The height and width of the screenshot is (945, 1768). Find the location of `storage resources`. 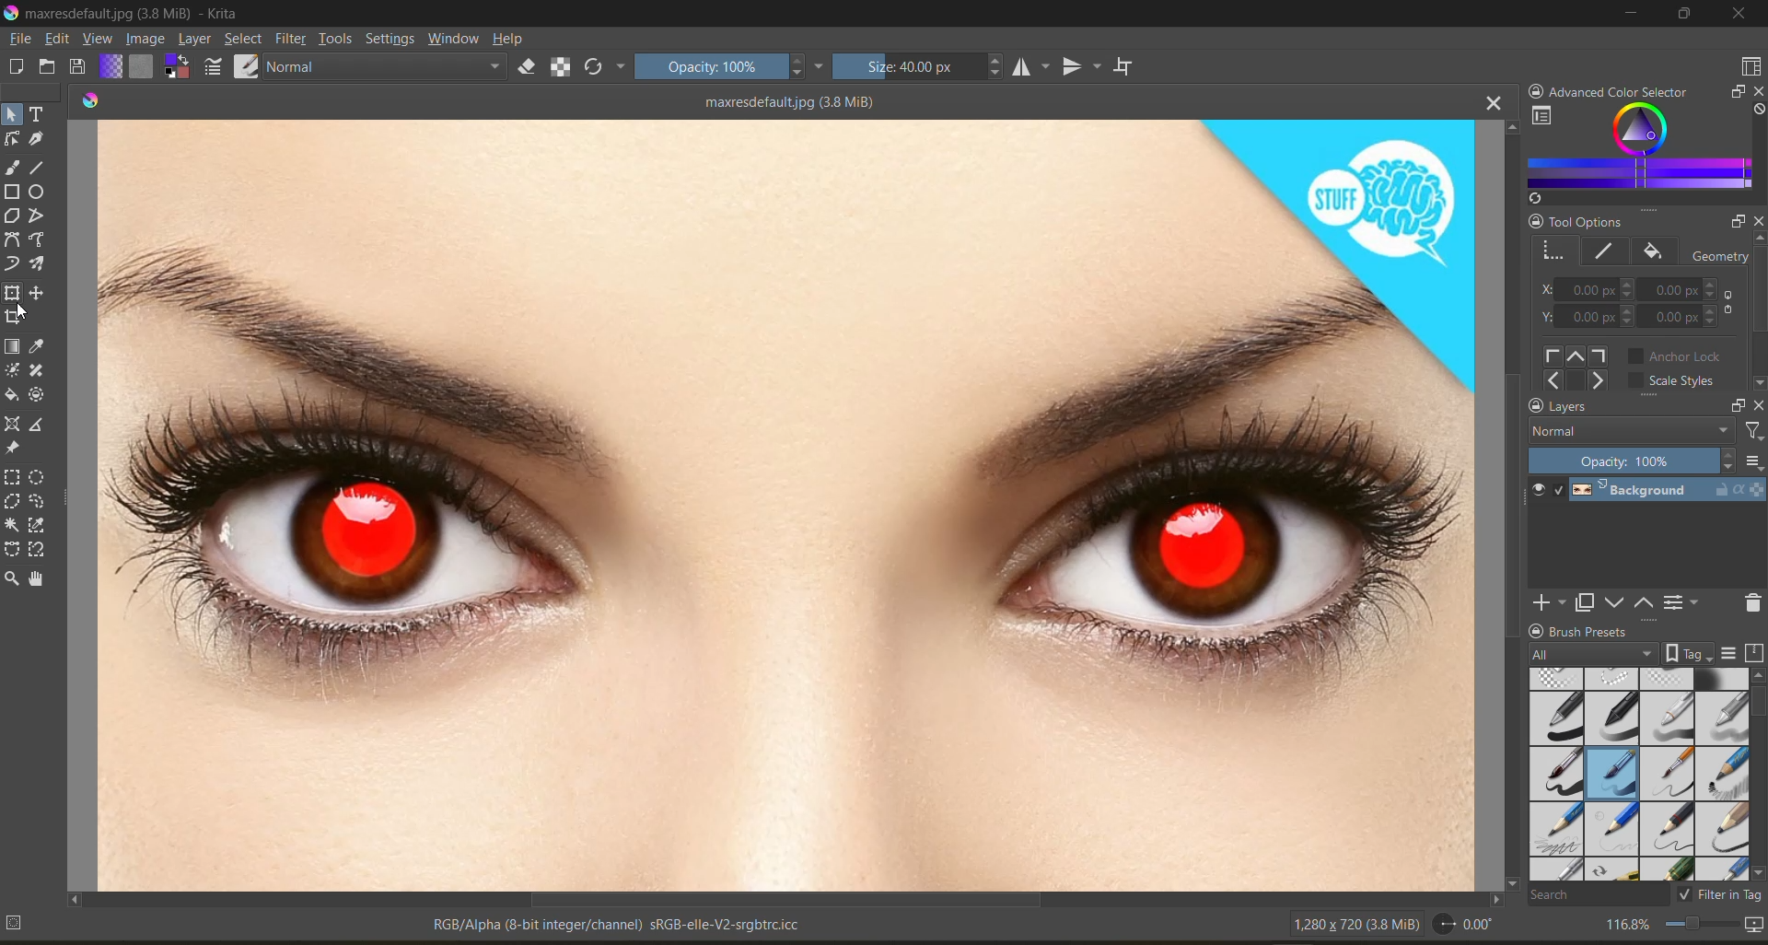

storage resources is located at coordinates (1752, 652).